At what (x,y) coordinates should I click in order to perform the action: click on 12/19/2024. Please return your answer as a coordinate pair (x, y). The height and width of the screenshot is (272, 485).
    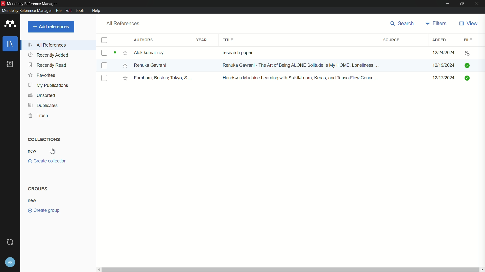
    Looking at the image, I should click on (442, 65).